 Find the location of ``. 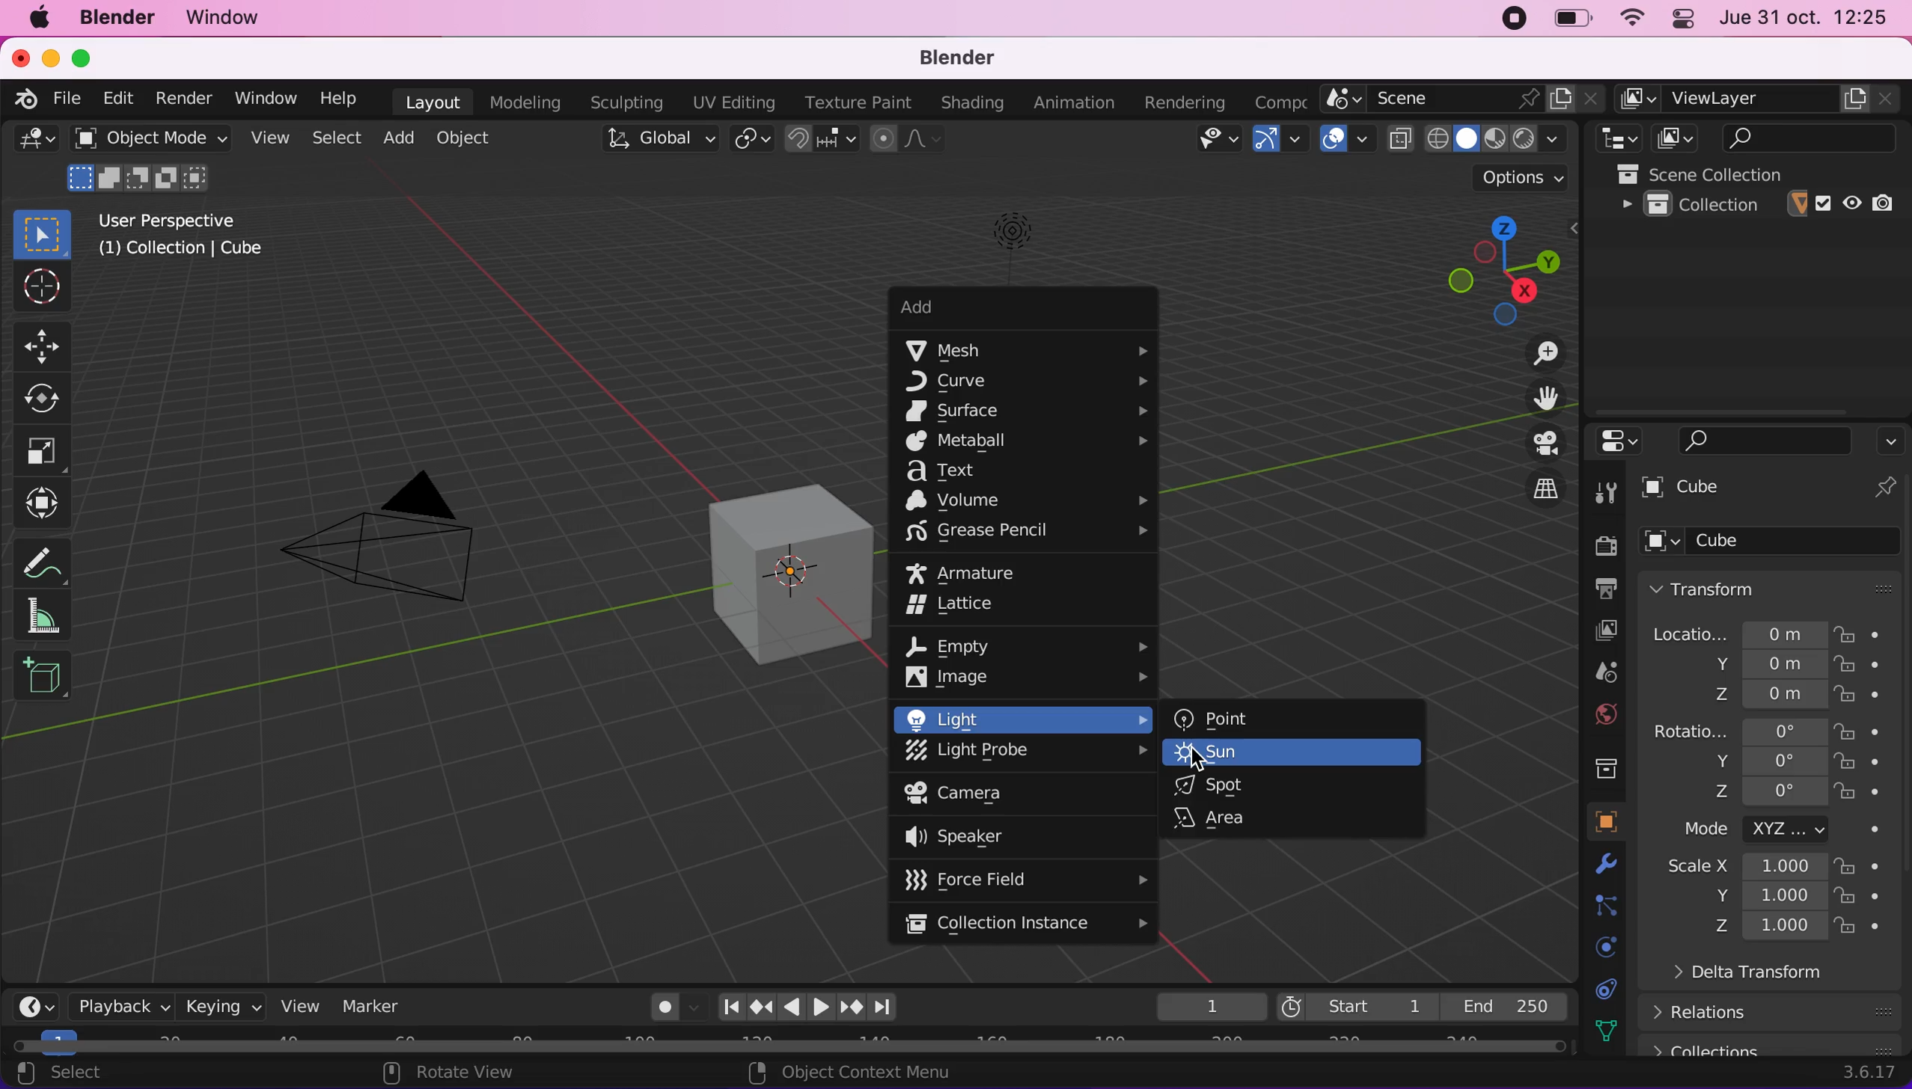

 is located at coordinates (1608, 490).